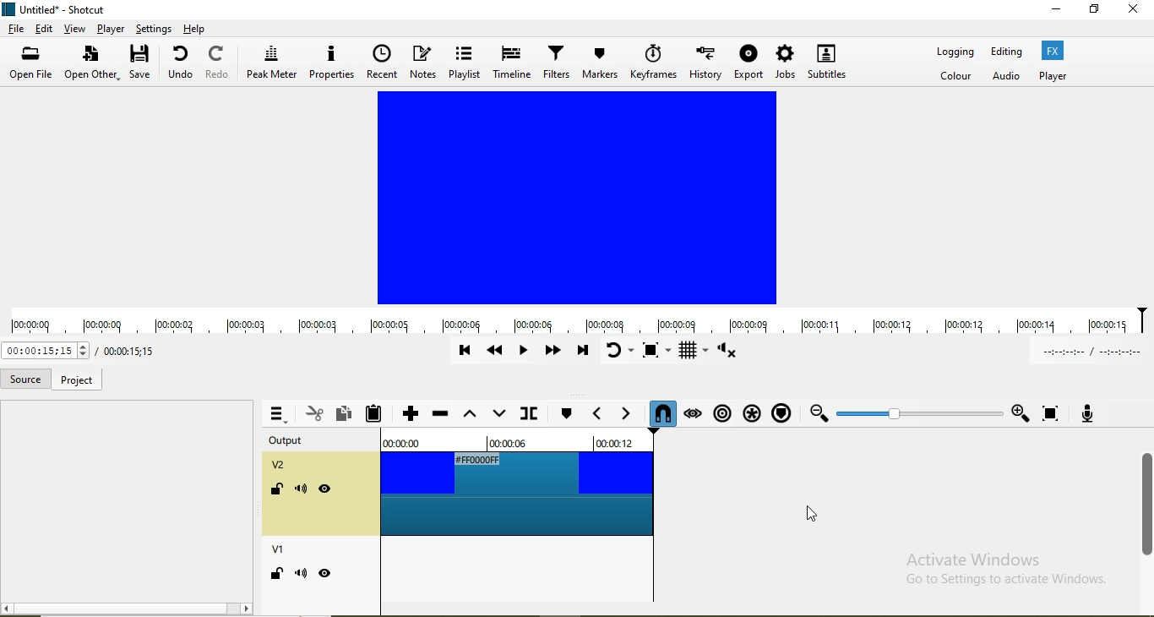  Describe the element at coordinates (554, 61) in the screenshot. I see `filters` at that location.